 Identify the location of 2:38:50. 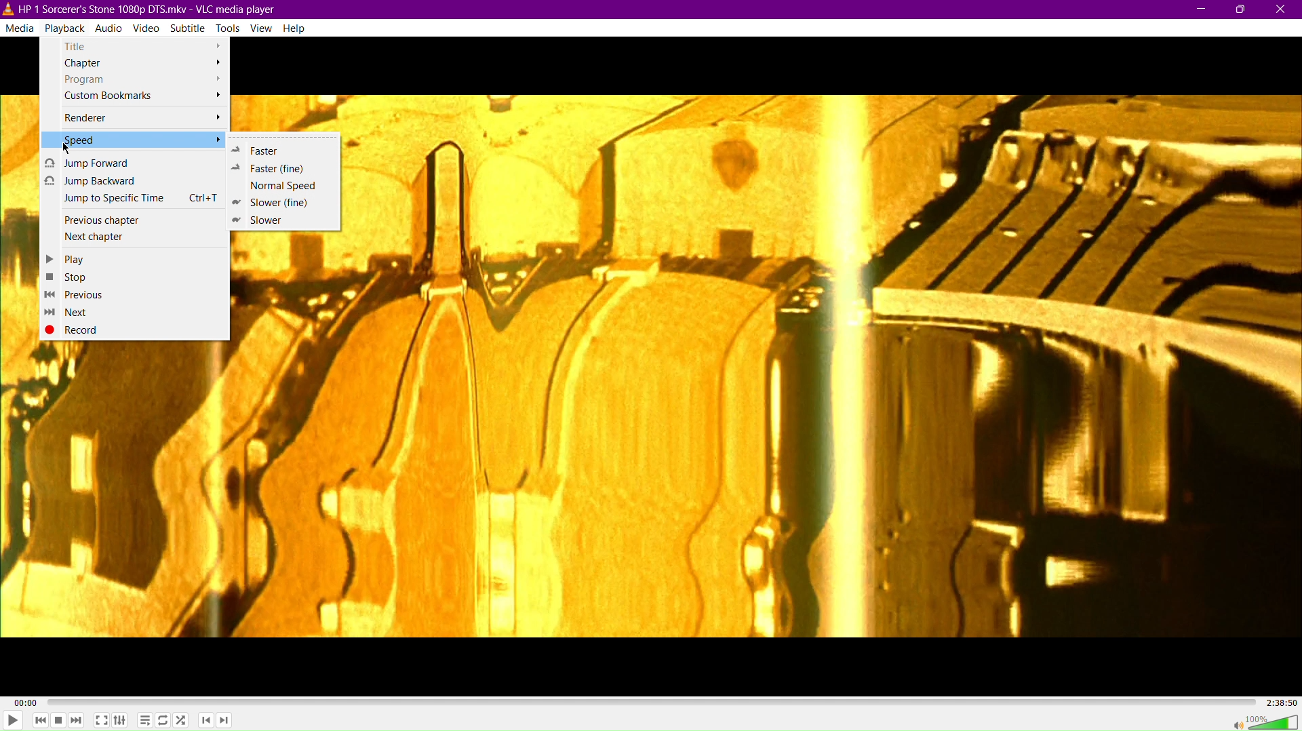
(1278, 701).